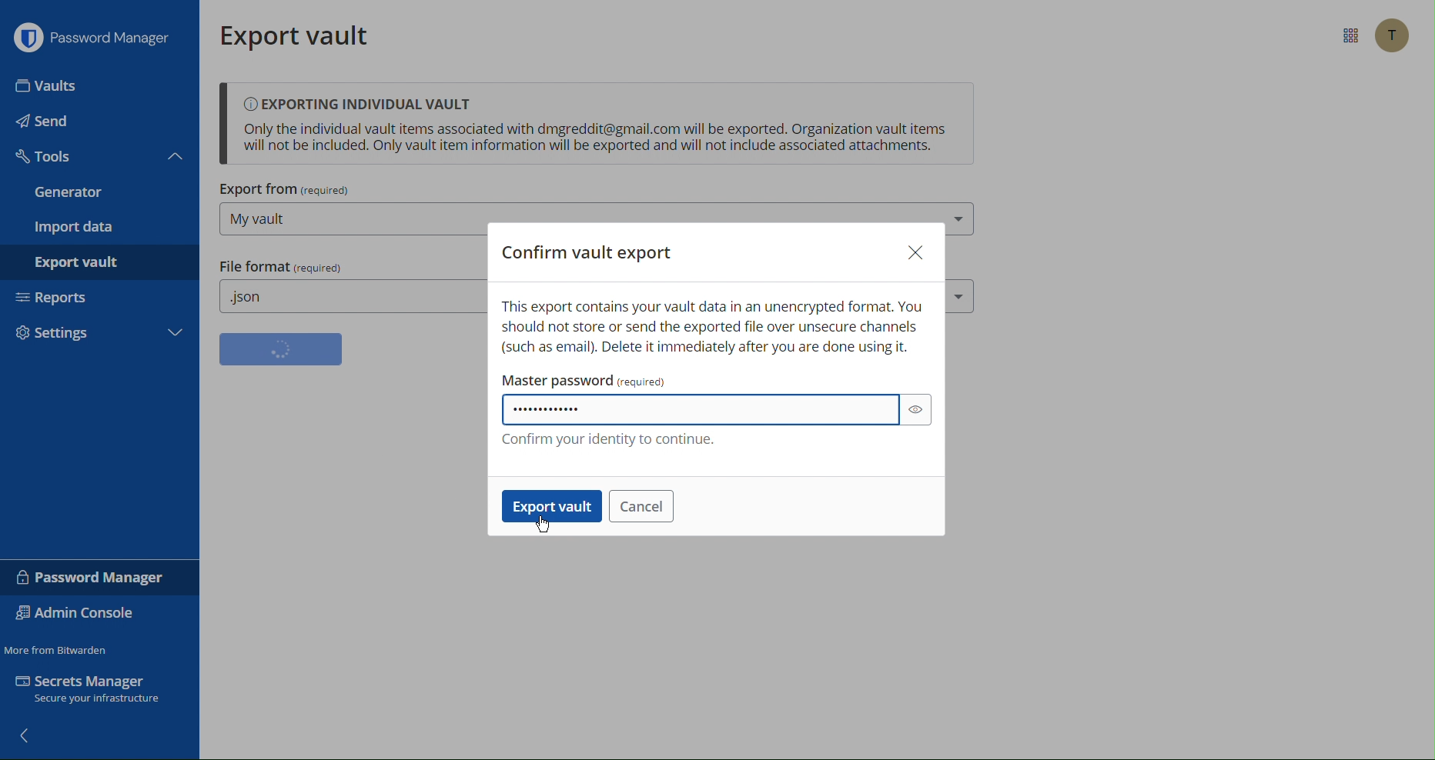 The image size is (1435, 760). Describe the element at coordinates (643, 507) in the screenshot. I see `Cancel` at that location.